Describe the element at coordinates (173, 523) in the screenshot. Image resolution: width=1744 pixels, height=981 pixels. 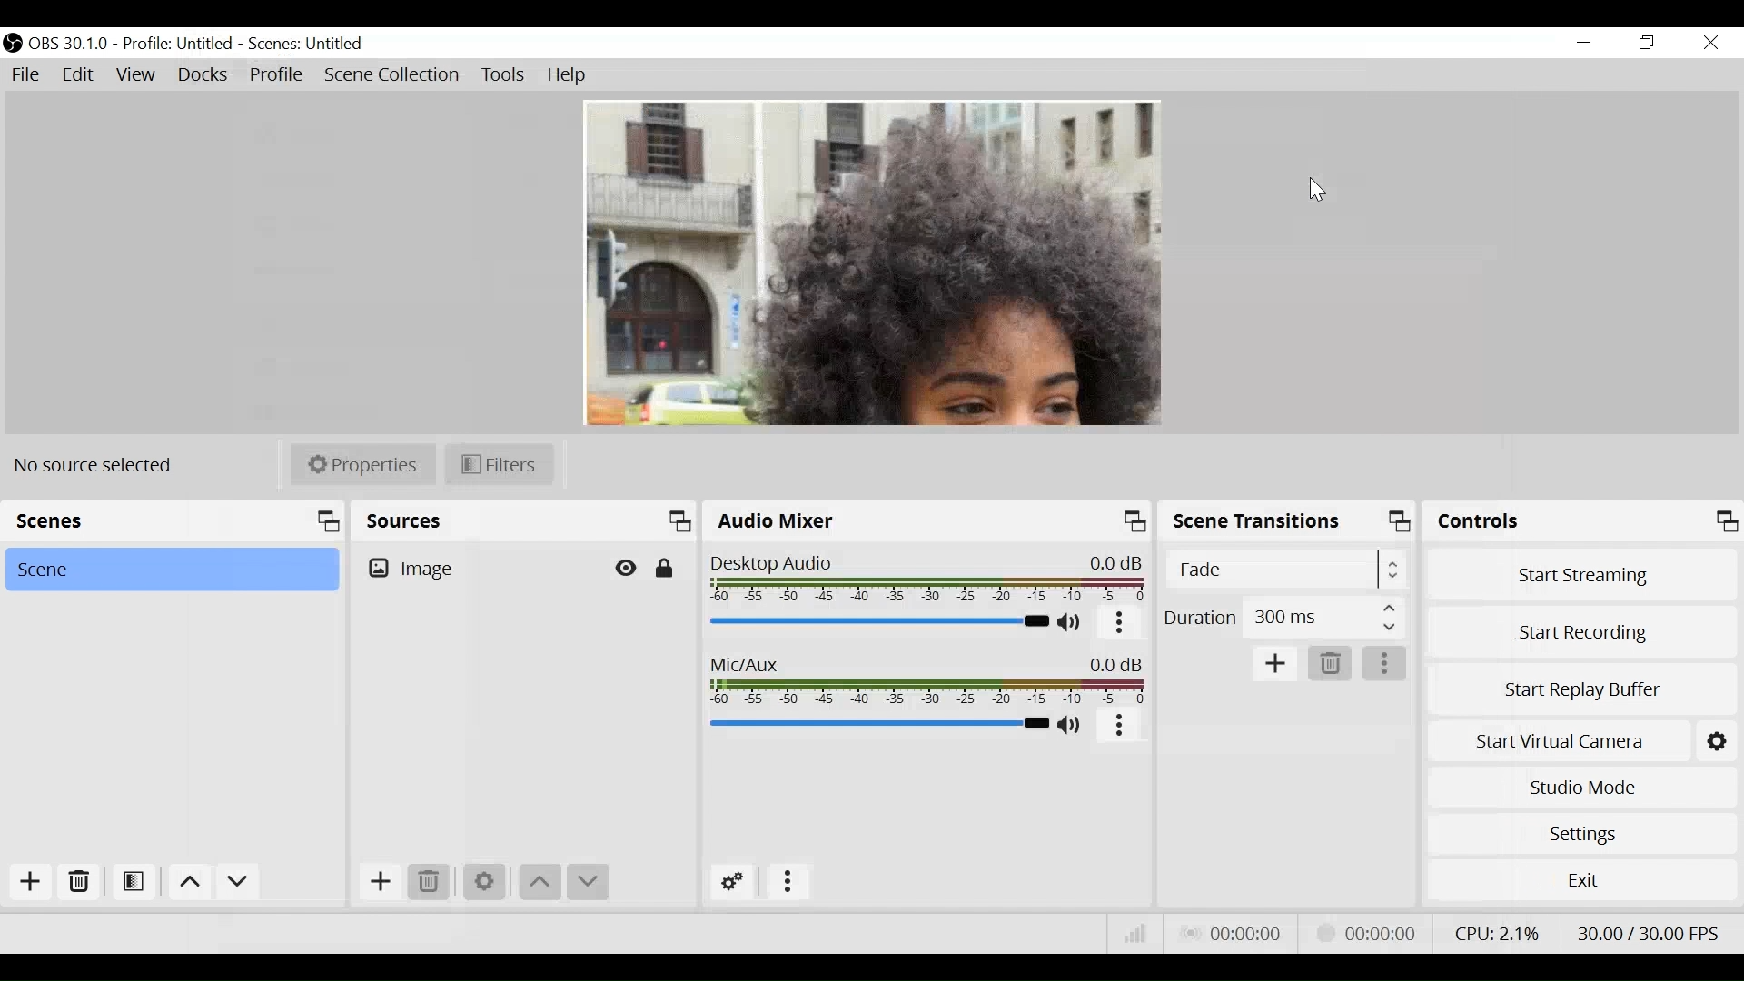
I see `Scenes` at that location.